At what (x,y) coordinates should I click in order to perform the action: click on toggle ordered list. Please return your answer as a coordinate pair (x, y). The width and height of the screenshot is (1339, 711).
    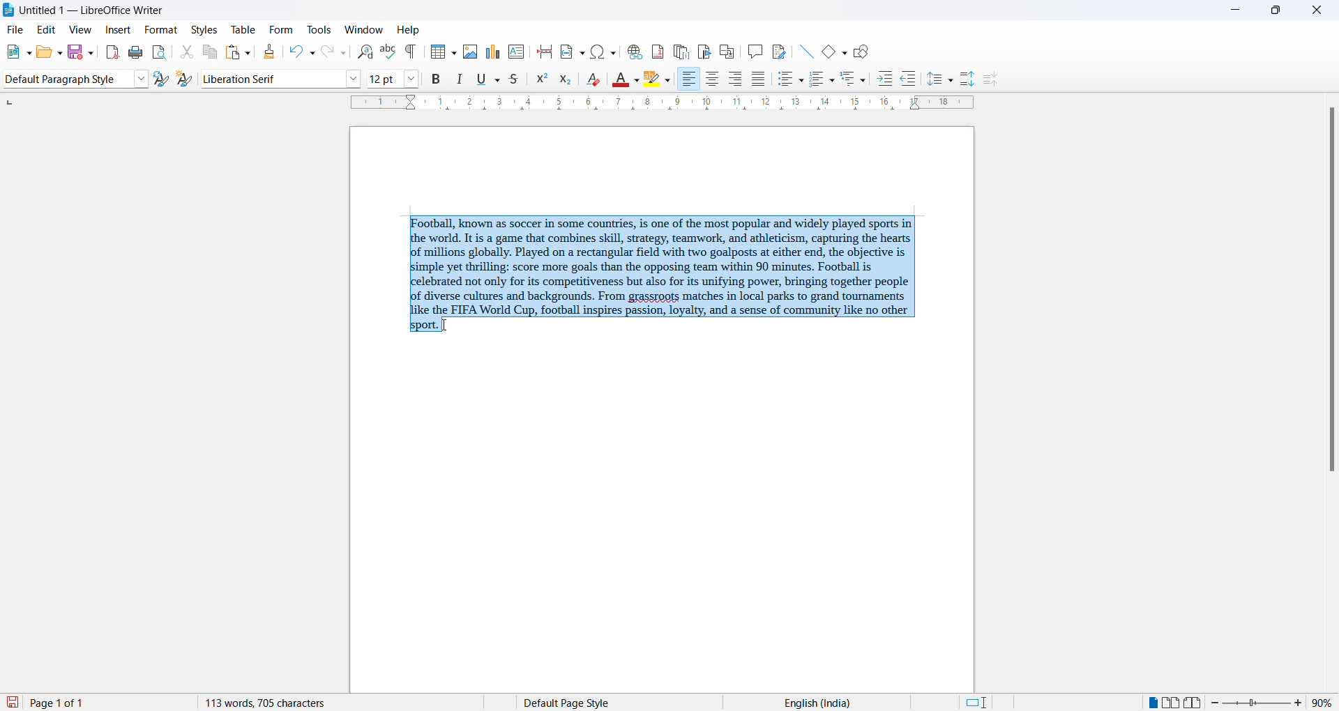
    Looking at the image, I should click on (818, 79).